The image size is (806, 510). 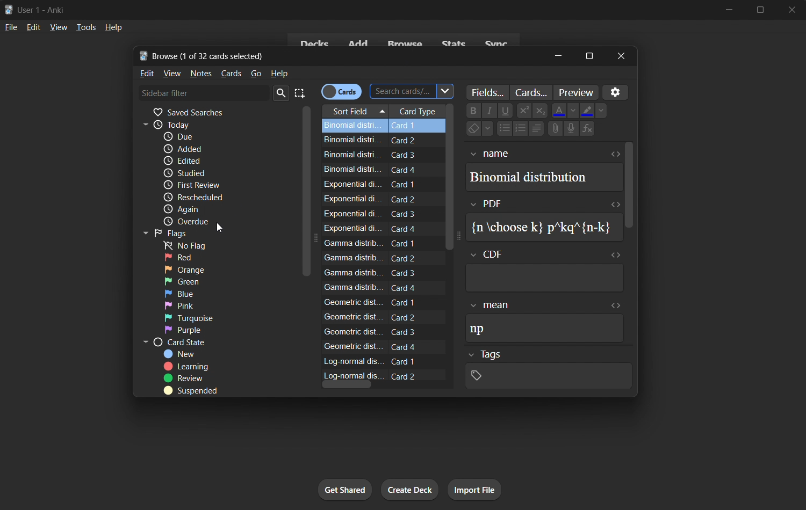 What do you see at coordinates (761, 10) in the screenshot?
I see `maximize/restore` at bounding box center [761, 10].